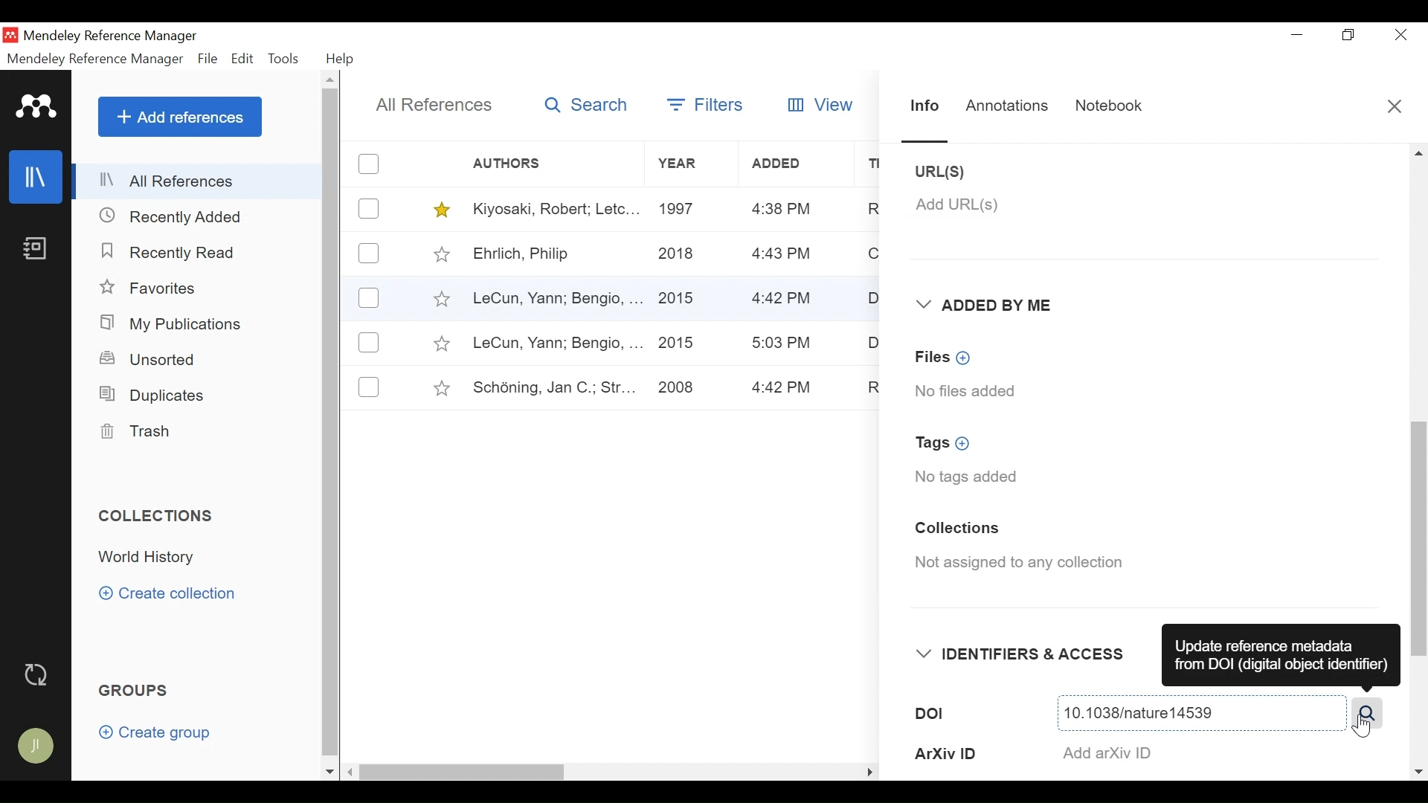 The image size is (1428, 803). I want to click on Update Reference metadata from DOI, so click(1281, 655).